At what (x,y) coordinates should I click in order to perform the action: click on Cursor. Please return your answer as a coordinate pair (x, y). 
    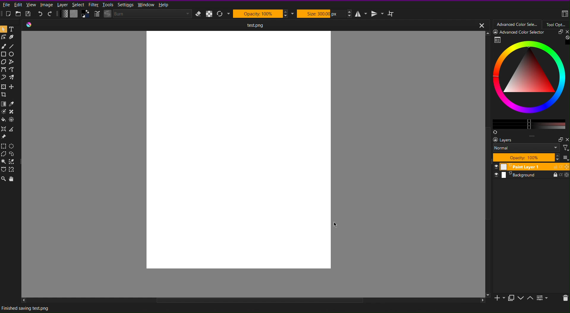
    Looking at the image, I should click on (337, 224).